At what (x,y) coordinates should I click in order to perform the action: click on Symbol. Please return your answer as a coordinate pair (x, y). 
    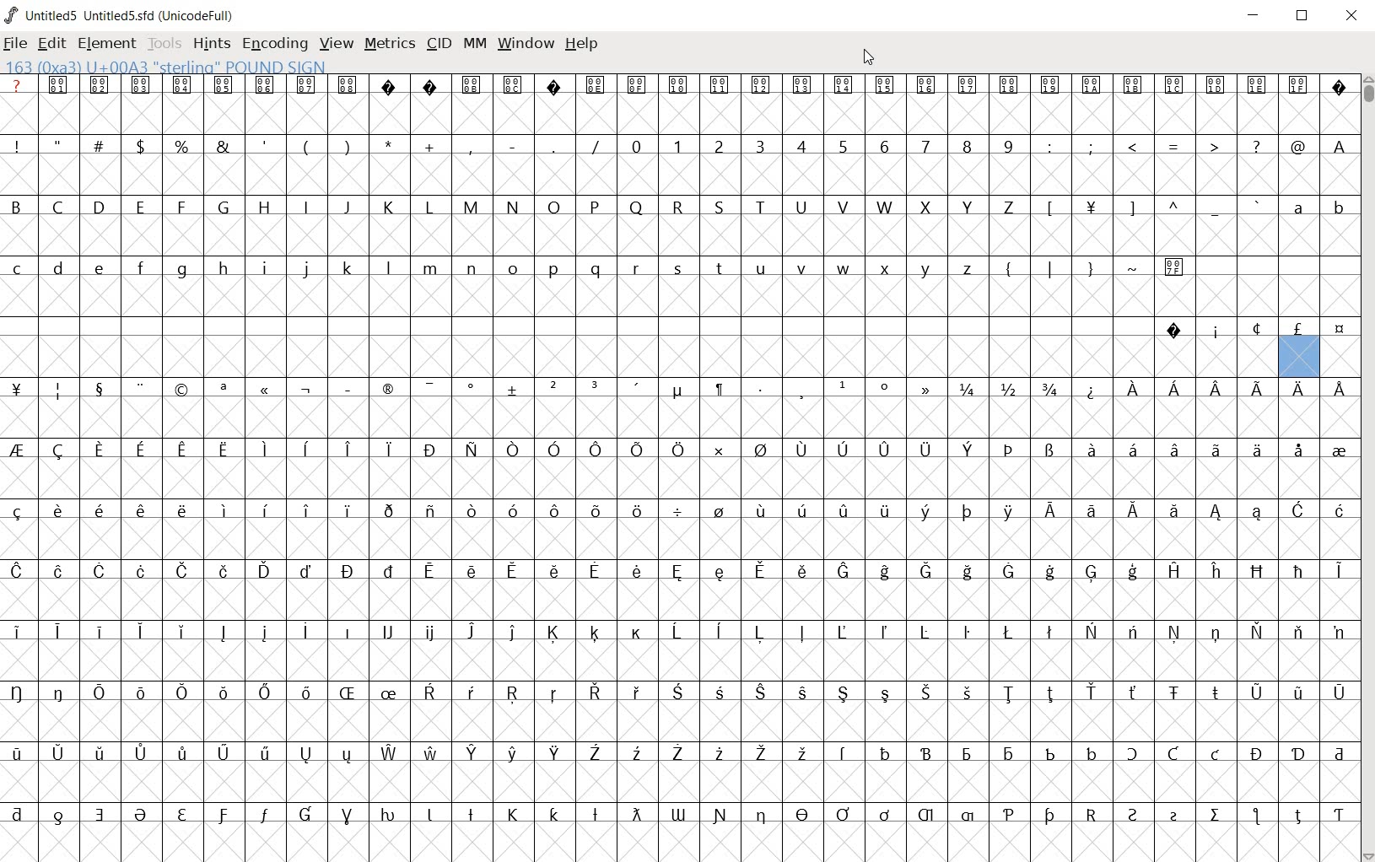
    Looking at the image, I should click on (1258, 389).